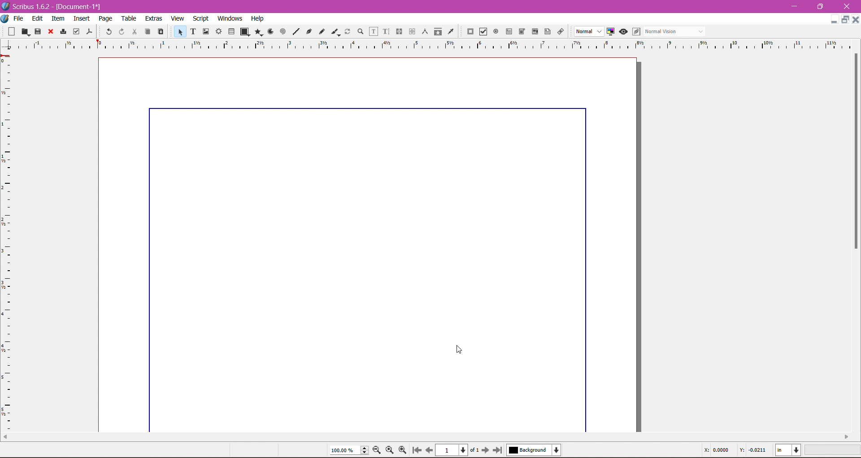 Image resolution: width=861 pixels, height=458 pixels. What do you see at coordinates (715, 450) in the screenshot?
I see `Cursor Coordinate - X` at bounding box center [715, 450].